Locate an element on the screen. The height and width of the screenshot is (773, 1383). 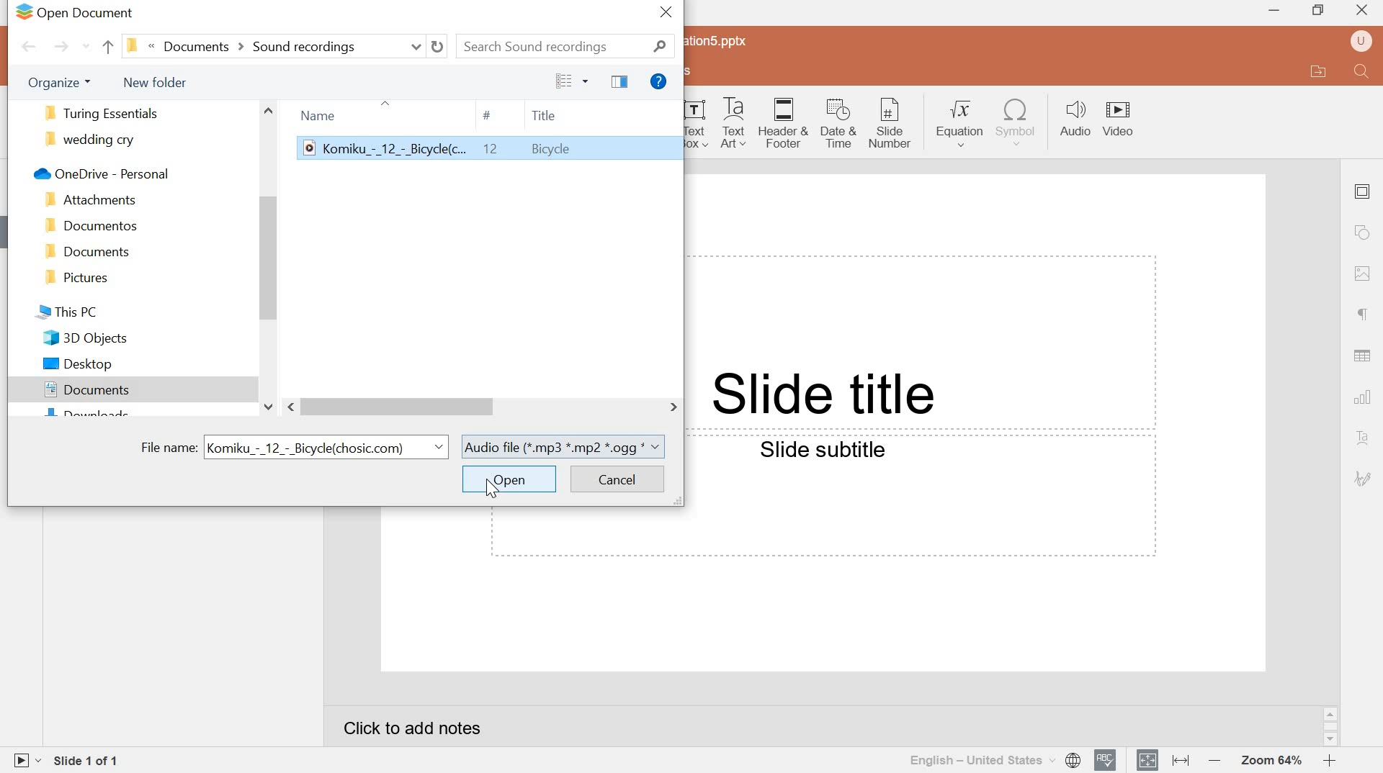
text art settings is located at coordinates (1361, 439).